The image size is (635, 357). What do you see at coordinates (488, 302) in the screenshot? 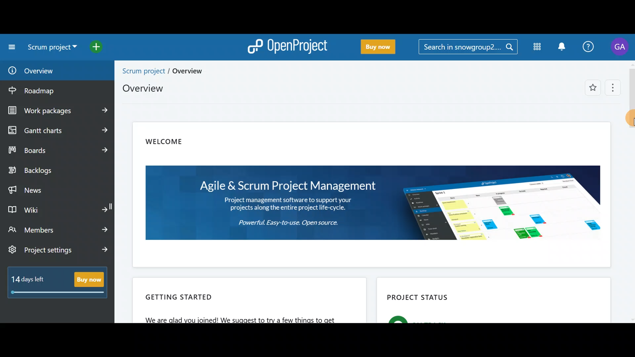
I see `Project status` at bounding box center [488, 302].